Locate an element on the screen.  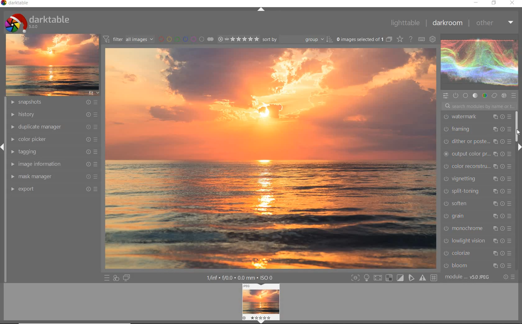
QUICK ACCESS TO PRESET is located at coordinates (106, 278).